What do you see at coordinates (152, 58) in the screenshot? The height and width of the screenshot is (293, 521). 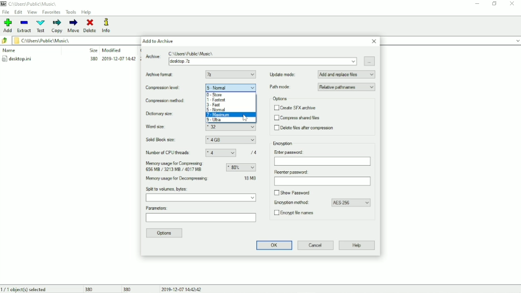 I see `Archive` at bounding box center [152, 58].